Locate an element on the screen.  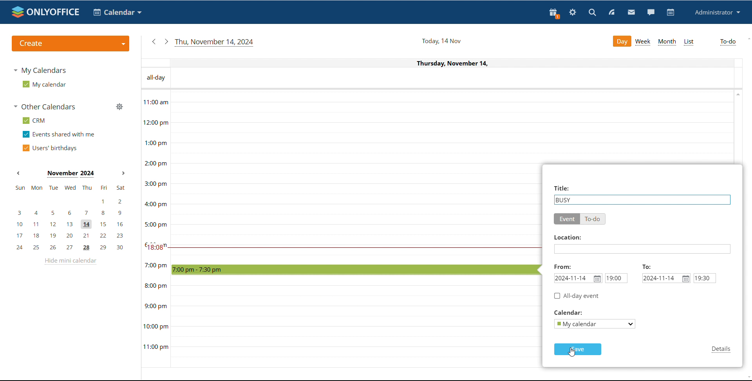
all day event checkbox is located at coordinates (577, 296).